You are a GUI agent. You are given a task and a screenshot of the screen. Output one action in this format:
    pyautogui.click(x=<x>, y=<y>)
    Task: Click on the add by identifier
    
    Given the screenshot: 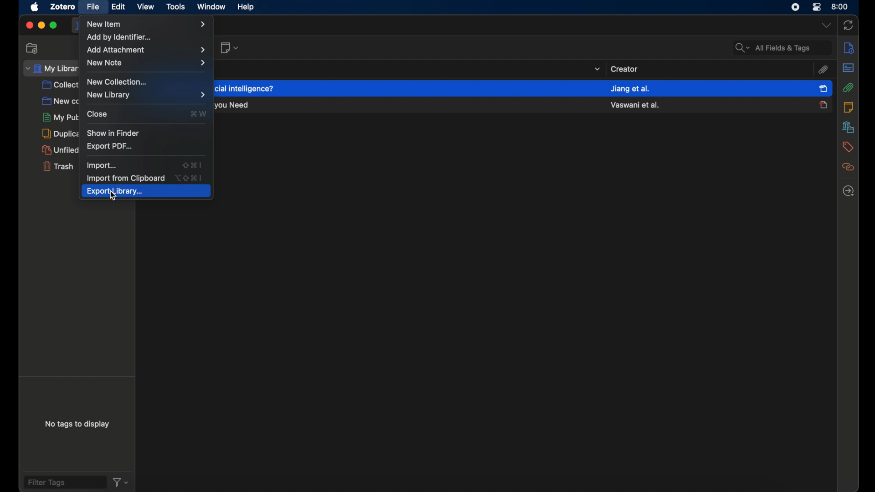 What is the action you would take?
    pyautogui.click(x=120, y=37)
    